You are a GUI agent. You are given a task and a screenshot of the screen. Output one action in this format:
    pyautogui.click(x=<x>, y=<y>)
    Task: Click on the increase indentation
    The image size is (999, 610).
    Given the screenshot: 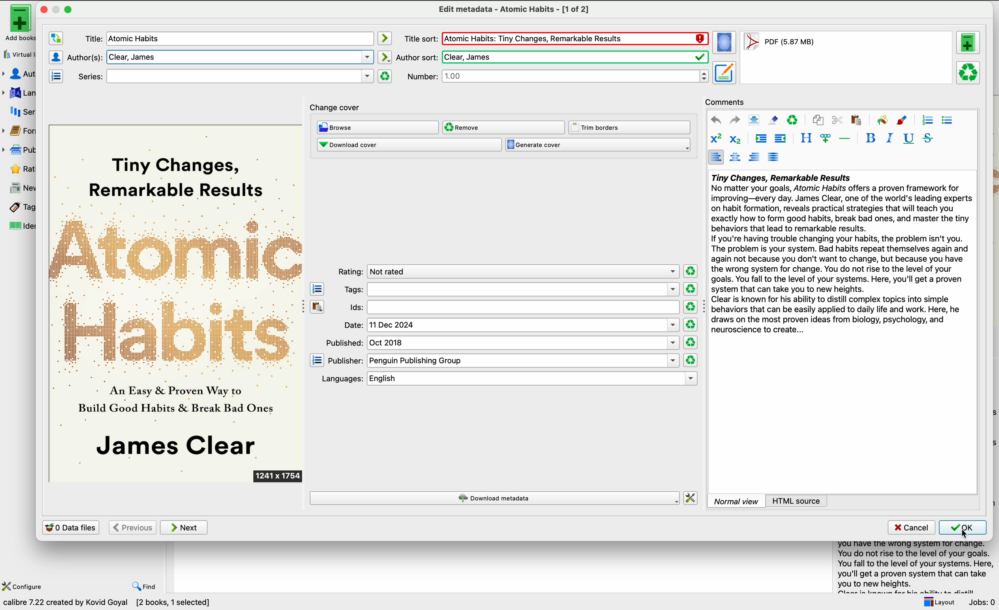 What is the action you would take?
    pyautogui.click(x=761, y=139)
    